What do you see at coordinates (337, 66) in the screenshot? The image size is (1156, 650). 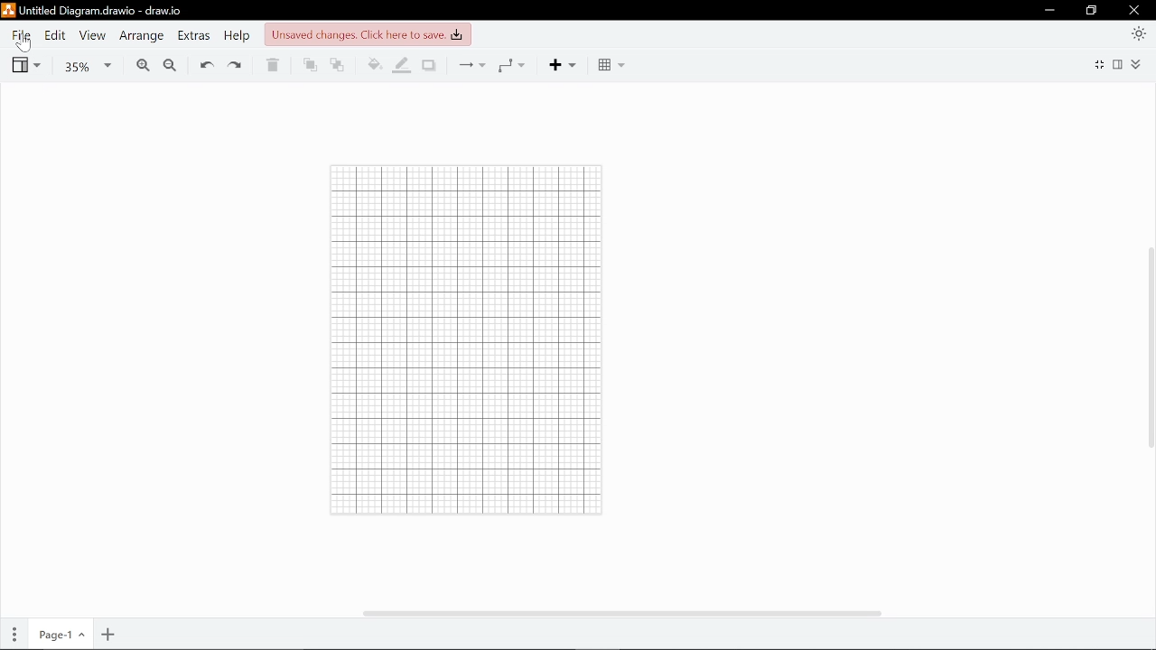 I see `To back` at bounding box center [337, 66].